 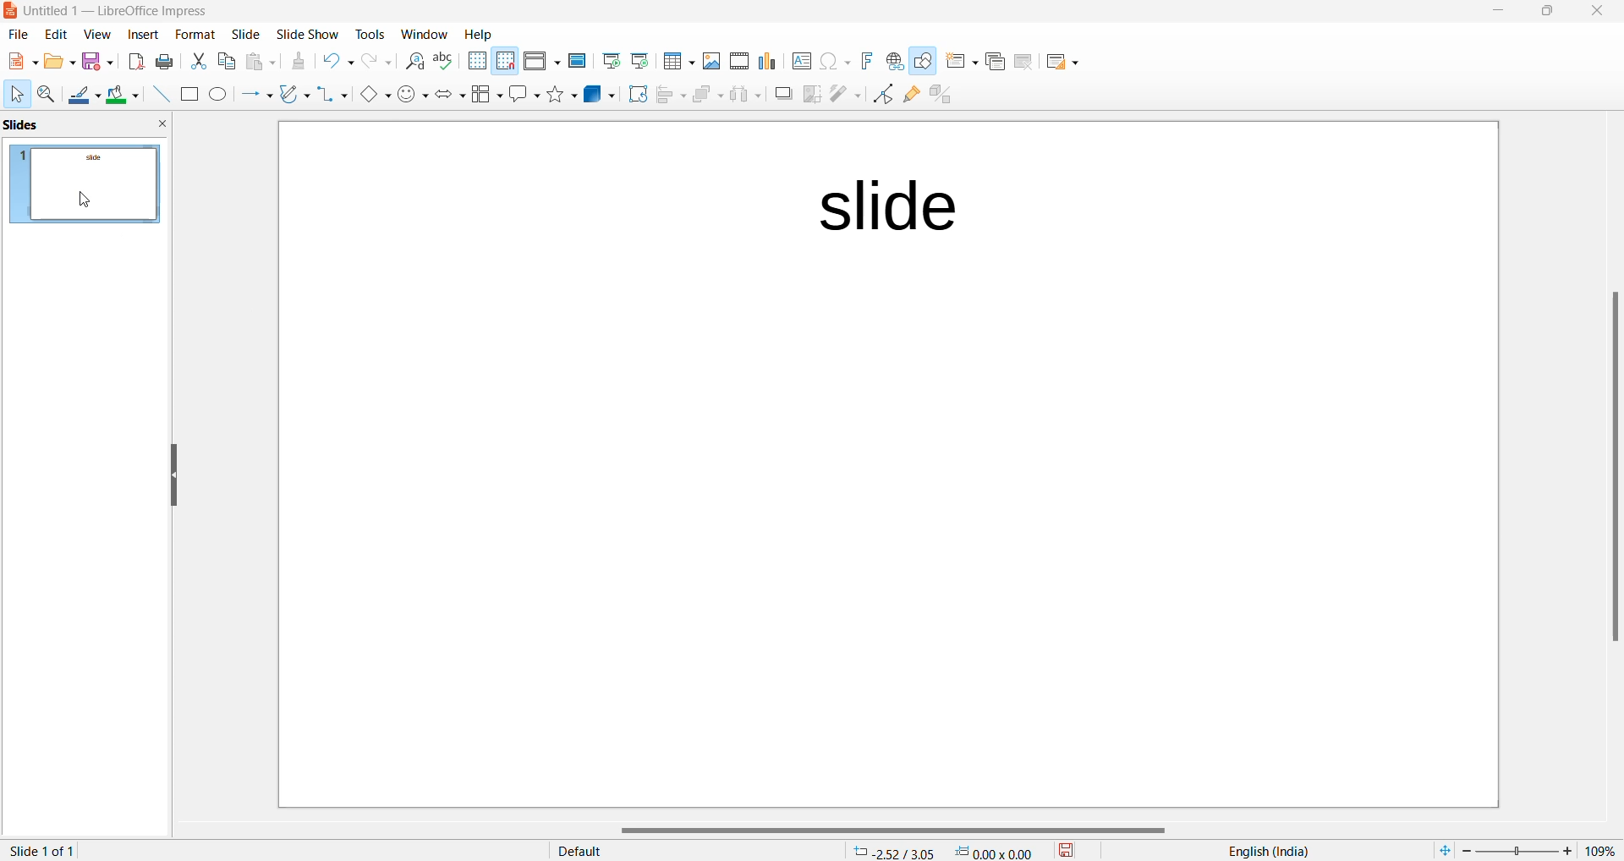 I want to click on new slide, so click(x=962, y=65).